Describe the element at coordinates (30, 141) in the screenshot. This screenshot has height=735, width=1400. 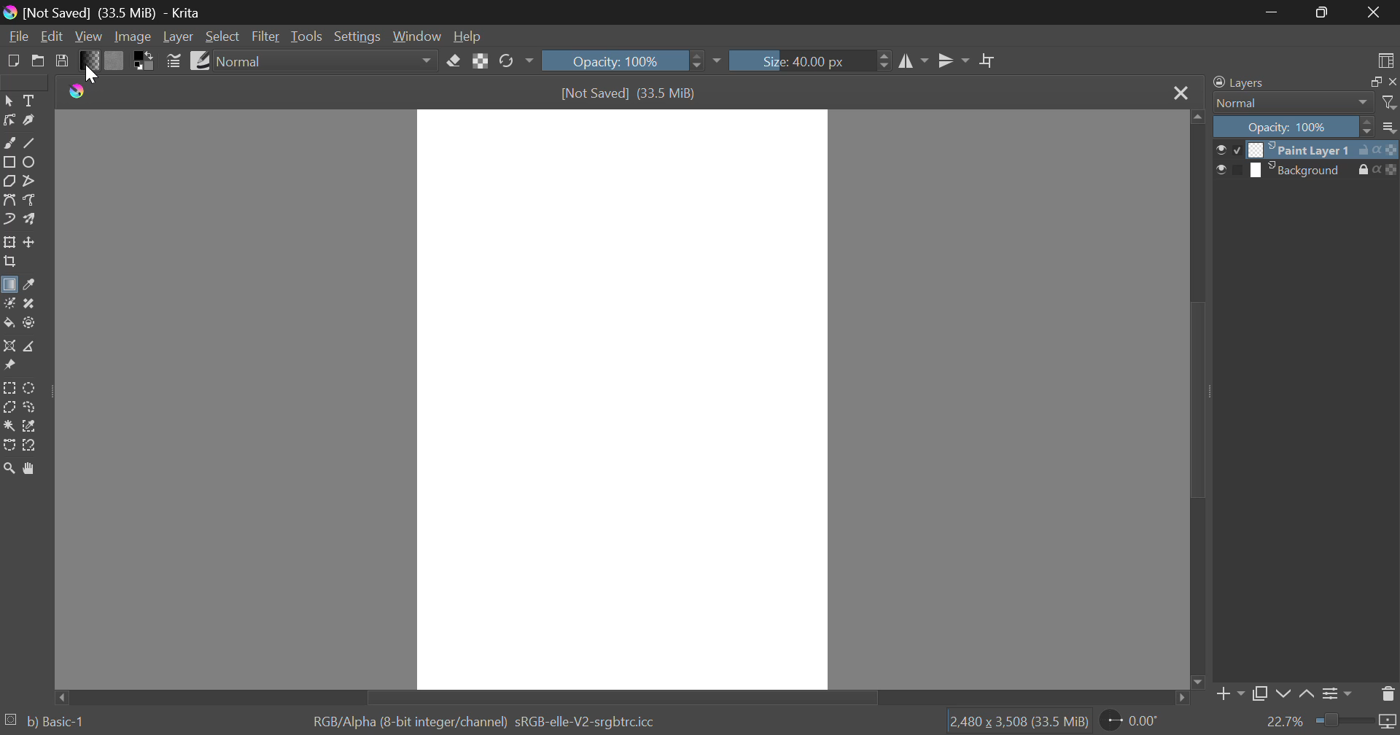
I see `Line` at that location.